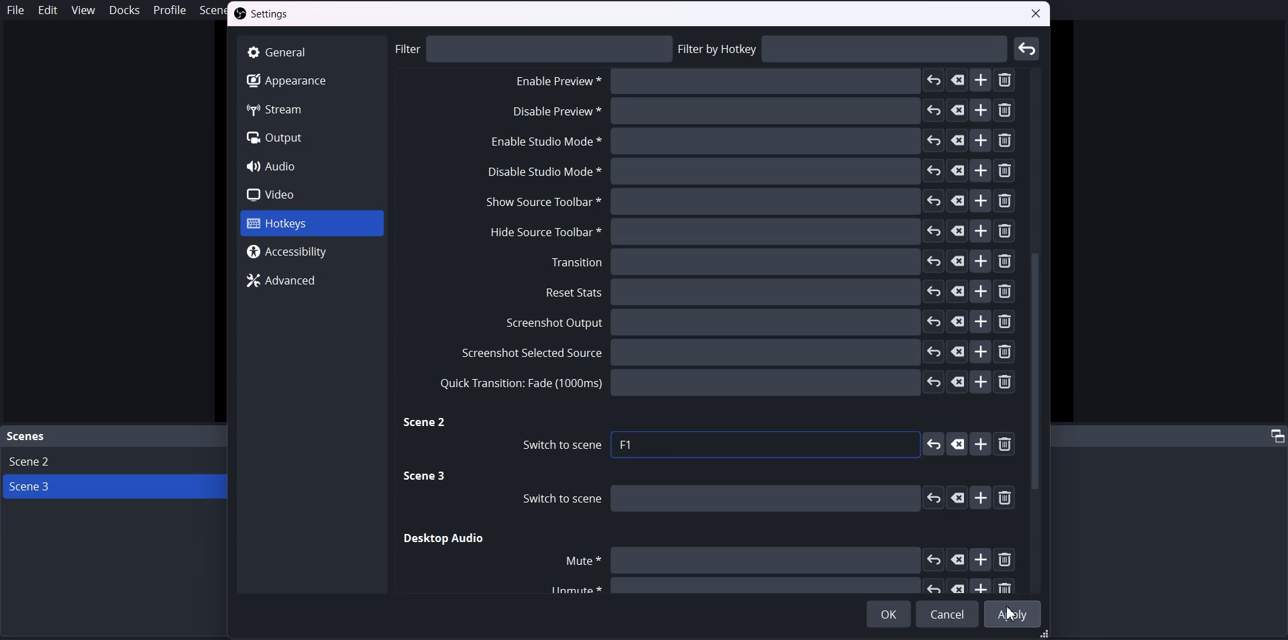 The width and height of the screenshot is (1288, 640). I want to click on reload, so click(933, 444).